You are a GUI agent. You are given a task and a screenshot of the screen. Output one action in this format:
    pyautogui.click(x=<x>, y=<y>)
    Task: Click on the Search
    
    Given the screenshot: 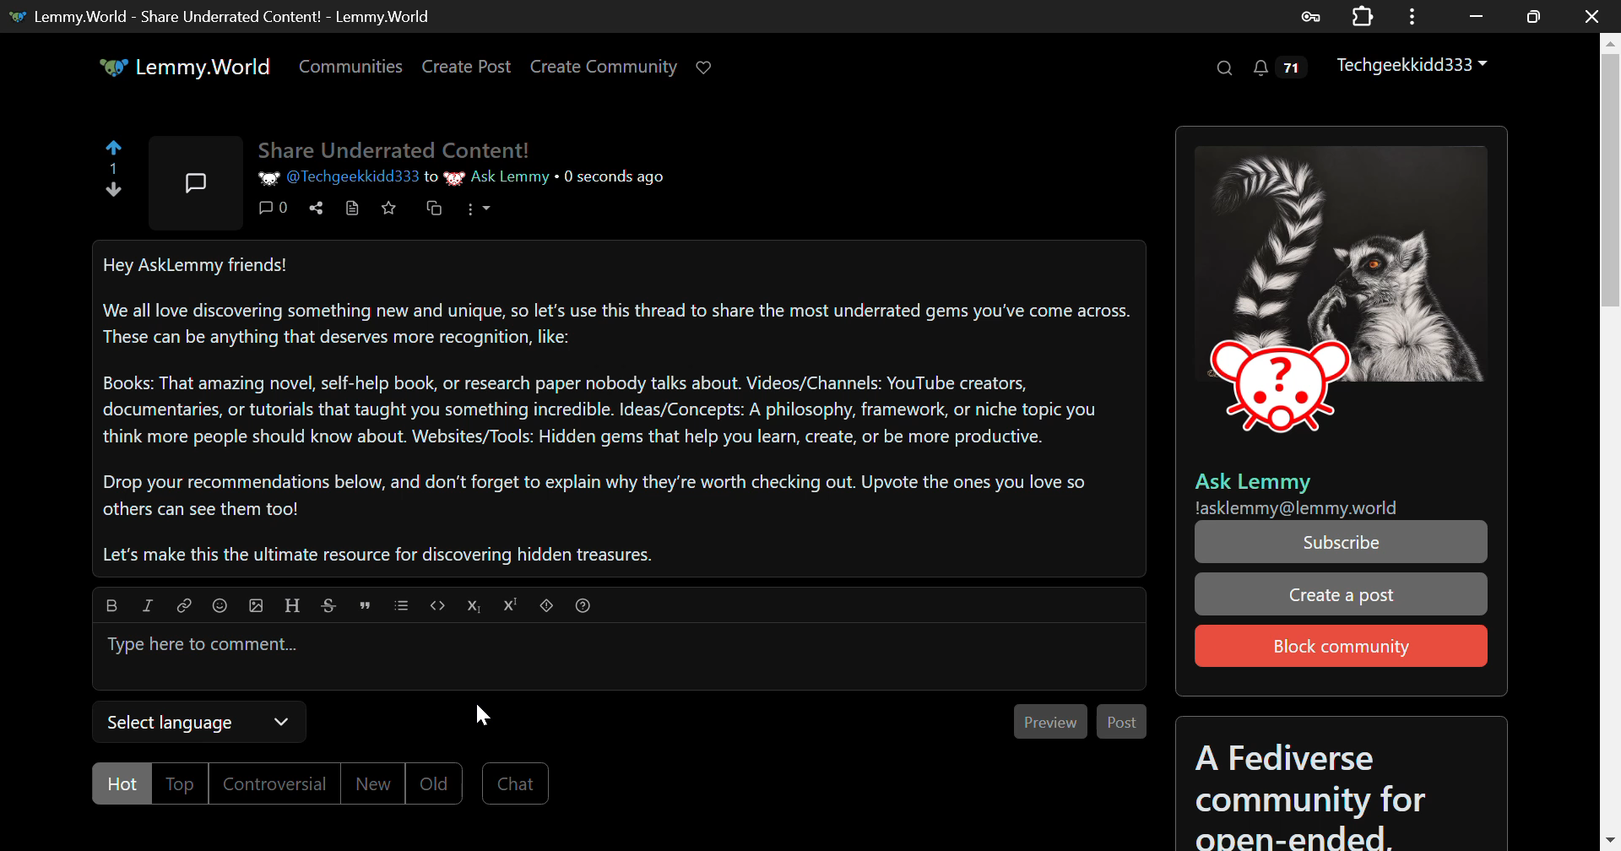 What is the action you would take?
    pyautogui.click(x=1227, y=71)
    